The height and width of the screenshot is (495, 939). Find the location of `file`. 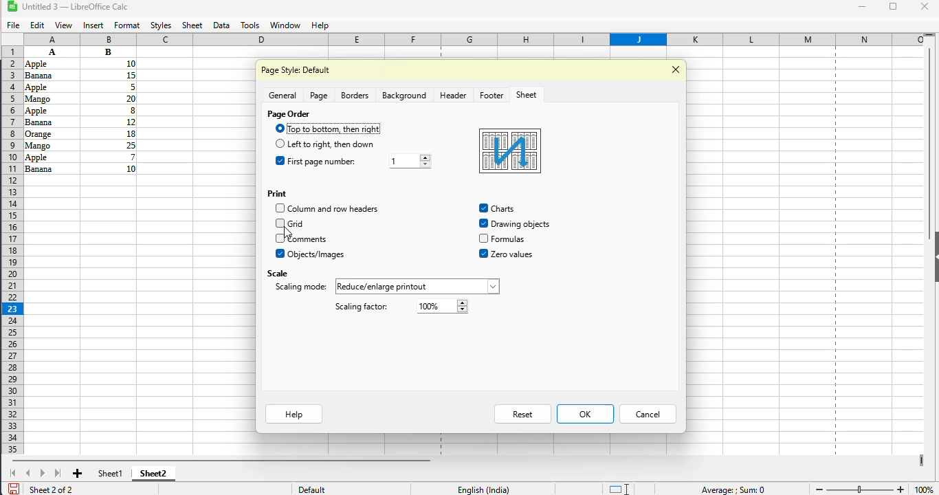

file is located at coordinates (14, 26).